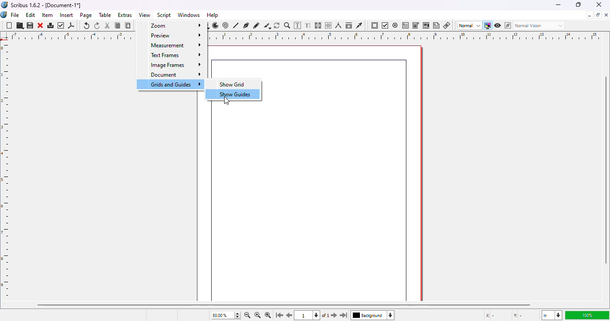 This screenshot has width=610, height=321. I want to click on normal, so click(469, 25).